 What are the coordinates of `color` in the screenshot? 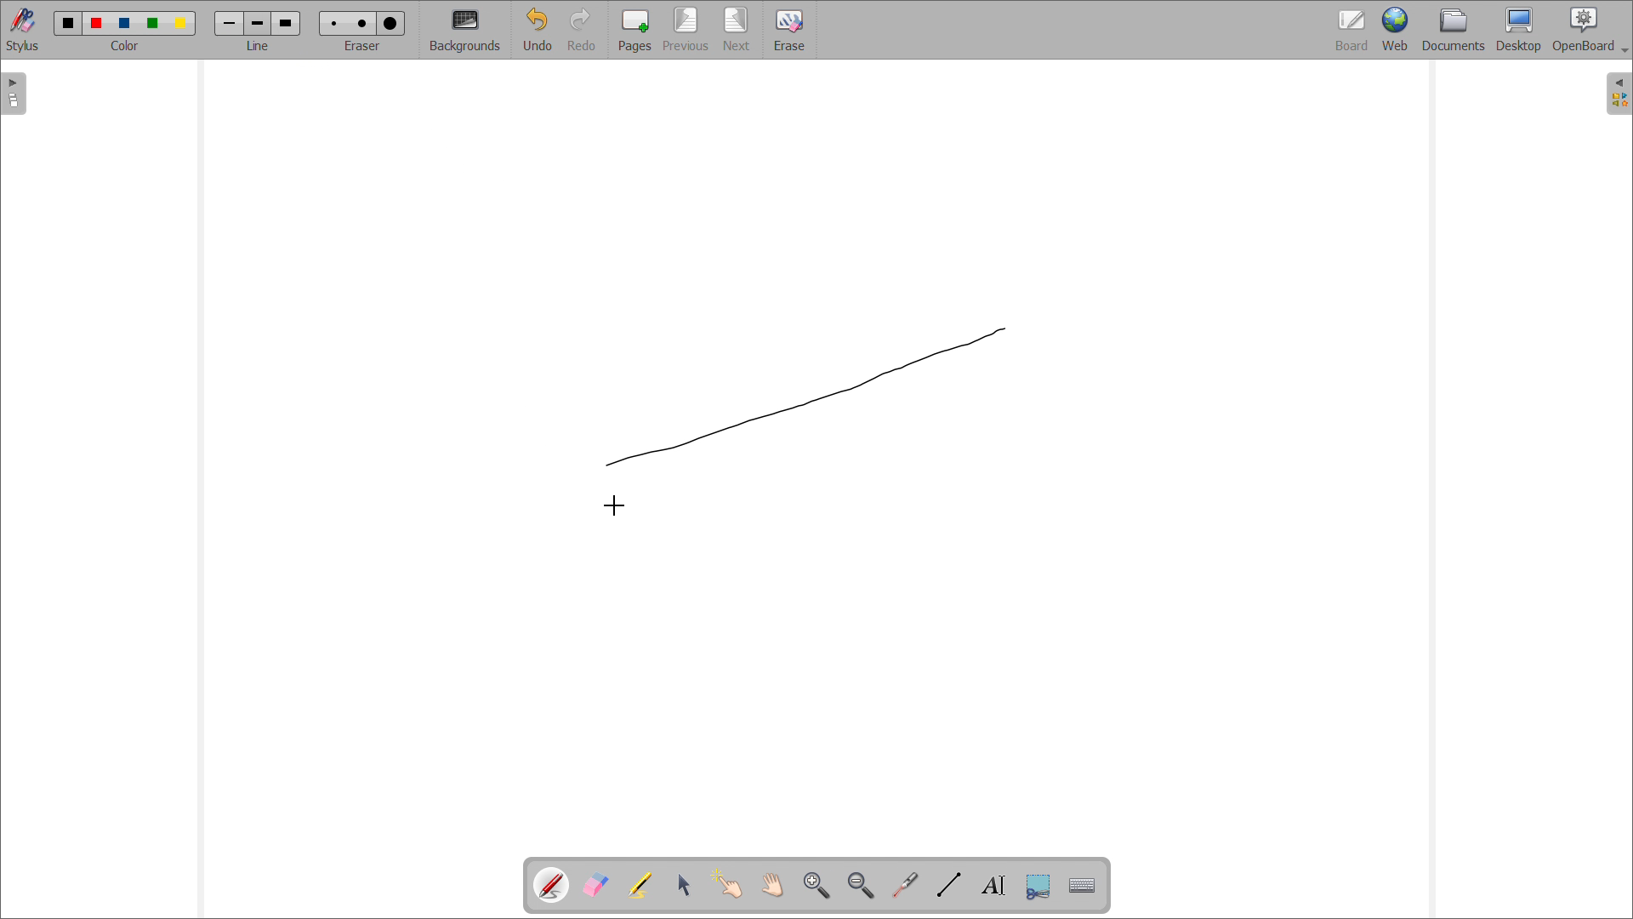 It's located at (69, 22).